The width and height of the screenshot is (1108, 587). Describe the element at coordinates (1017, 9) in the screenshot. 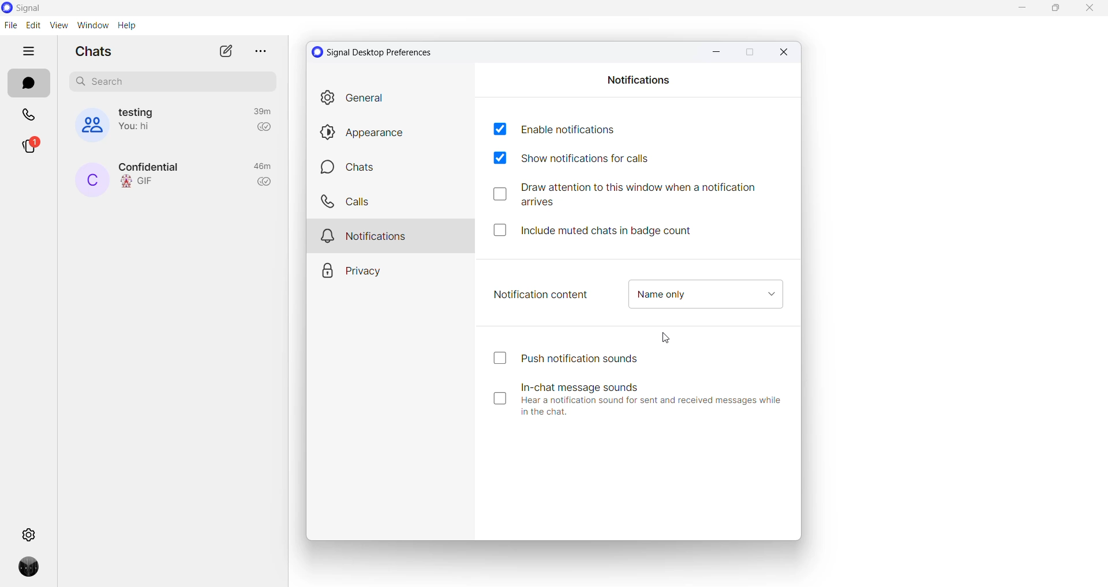

I see `minimize` at that location.